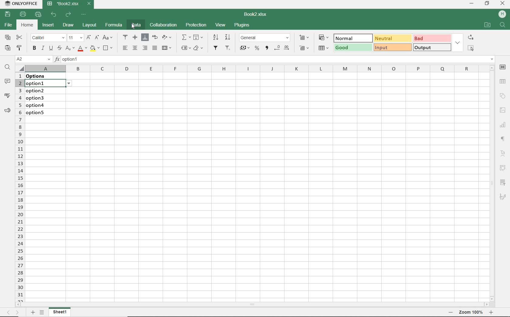 The image size is (510, 317). I want to click on SCROLLBAR, so click(252, 304).